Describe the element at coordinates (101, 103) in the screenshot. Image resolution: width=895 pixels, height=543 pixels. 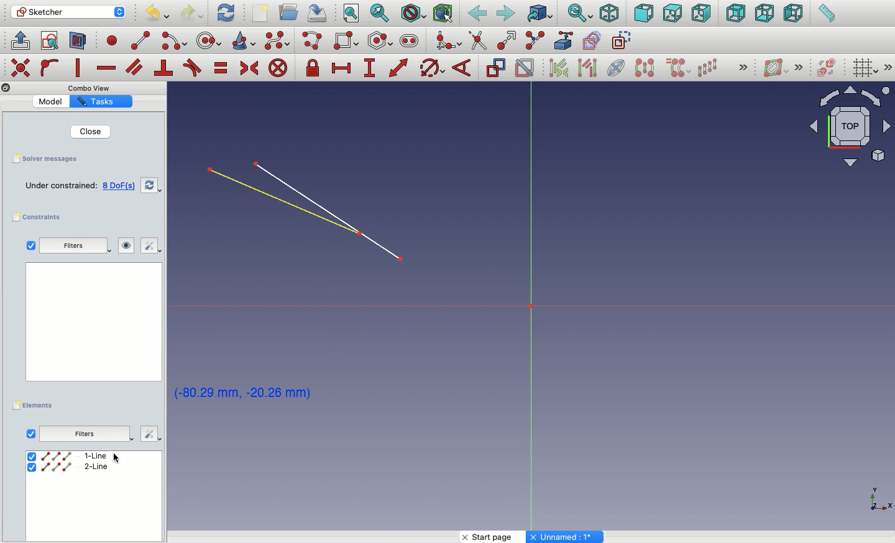
I see `Property ` at that location.